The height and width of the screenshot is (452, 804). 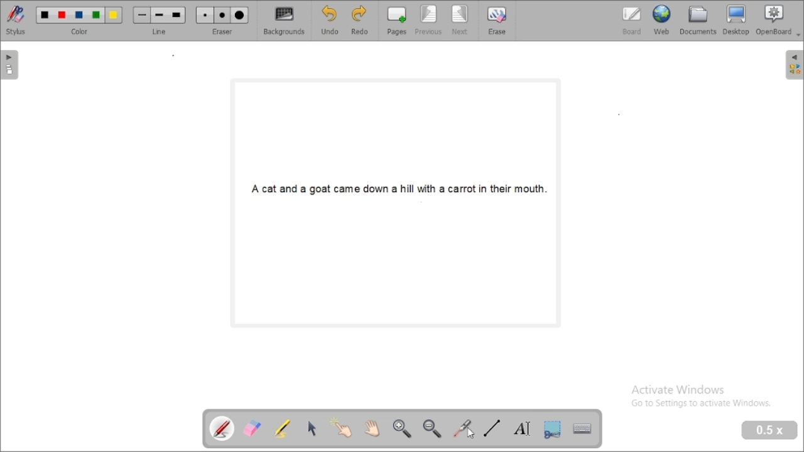 I want to click on write text, so click(x=521, y=428).